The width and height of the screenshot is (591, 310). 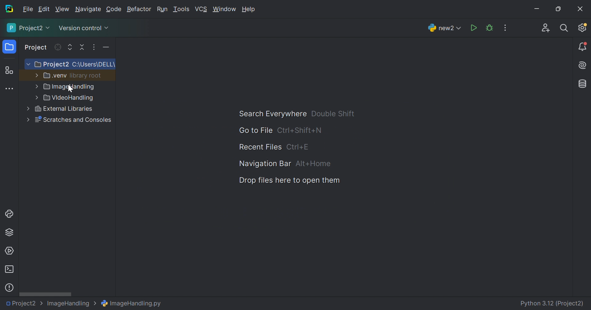 I want to click on Restore down, so click(x=558, y=10).